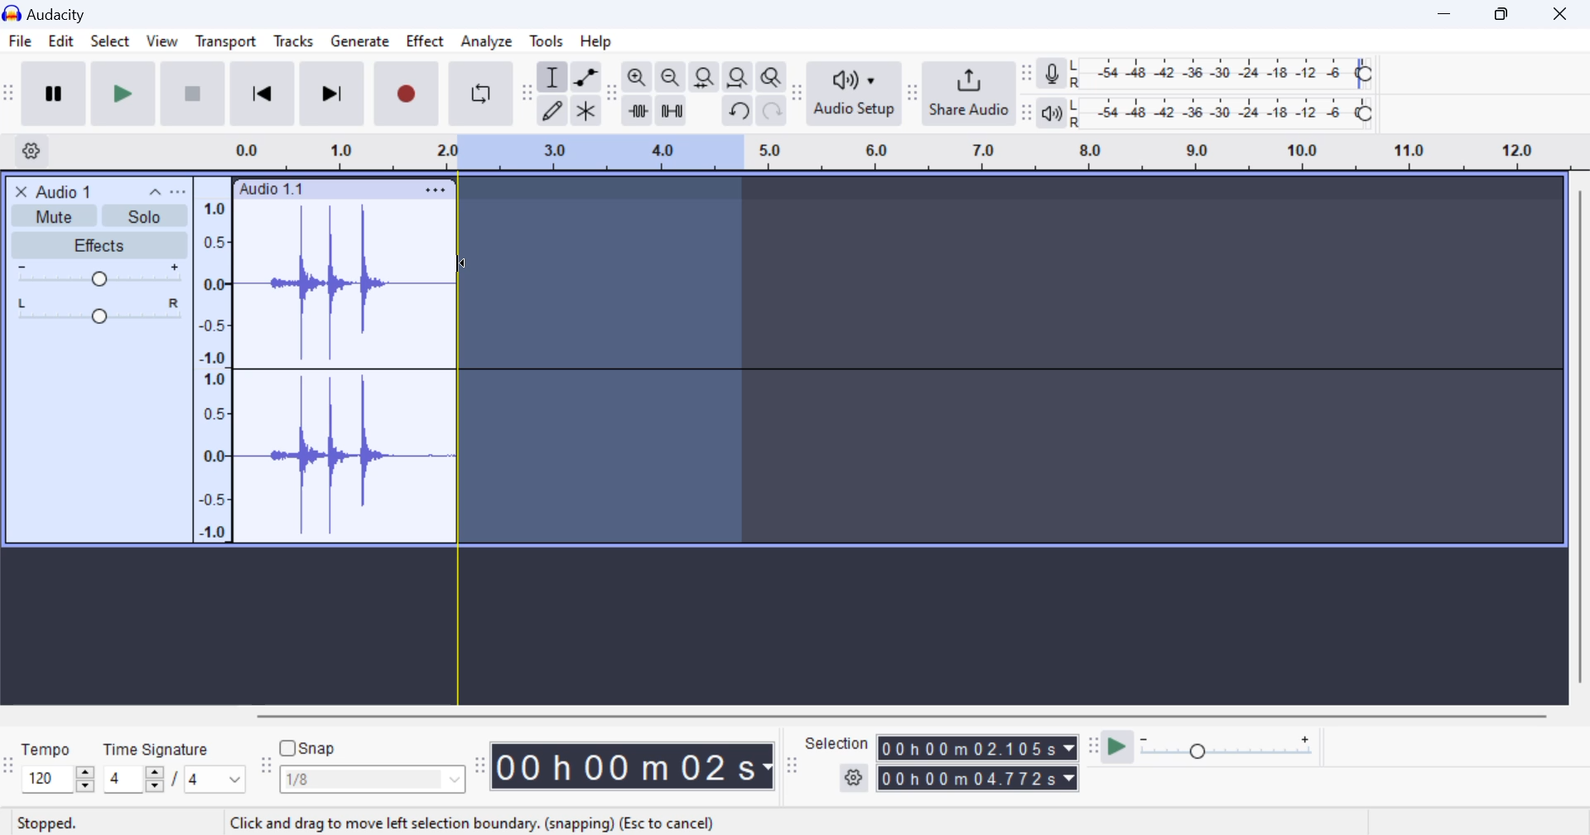 Image resolution: width=1590 pixels, height=835 pixels. What do you see at coordinates (124, 93) in the screenshot?
I see `Play` at bounding box center [124, 93].